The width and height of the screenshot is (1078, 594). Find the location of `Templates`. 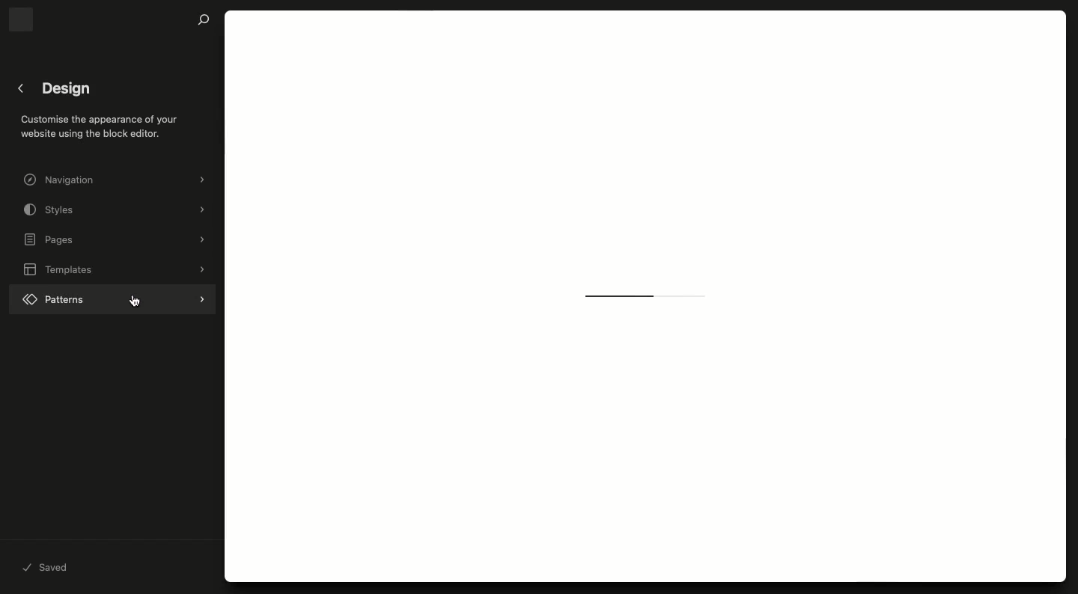

Templates is located at coordinates (116, 269).